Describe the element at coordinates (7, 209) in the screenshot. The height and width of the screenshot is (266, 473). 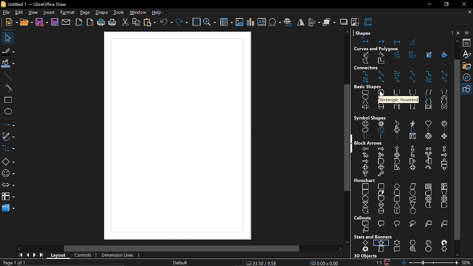
I see `3d shapes` at that location.